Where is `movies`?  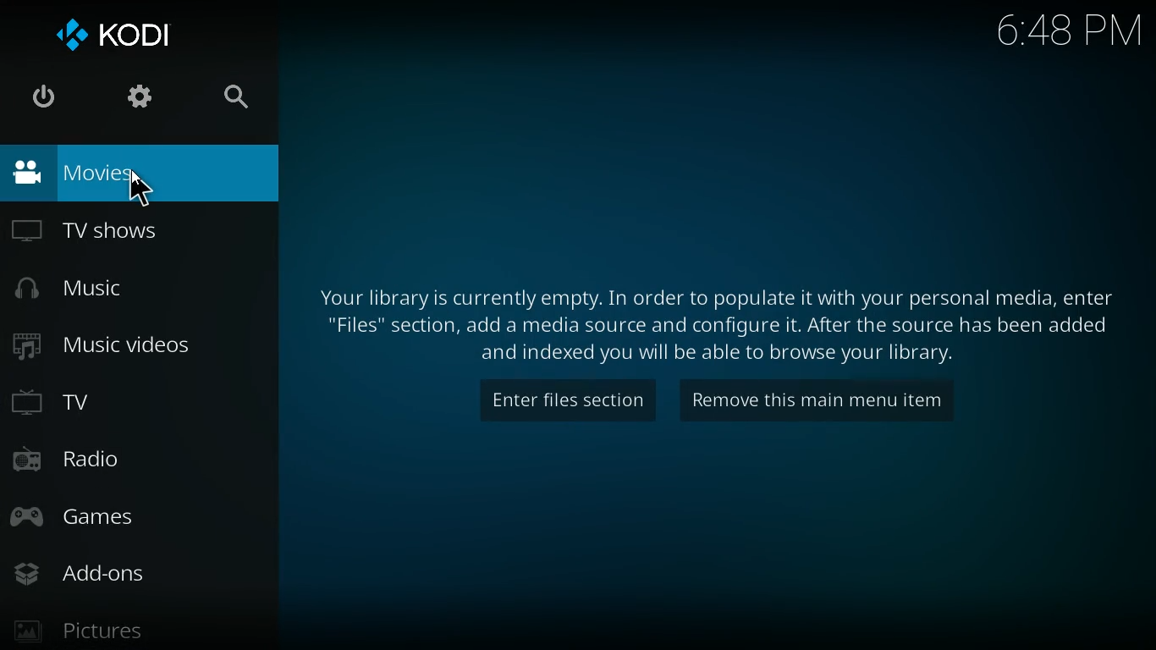 movies is located at coordinates (133, 174).